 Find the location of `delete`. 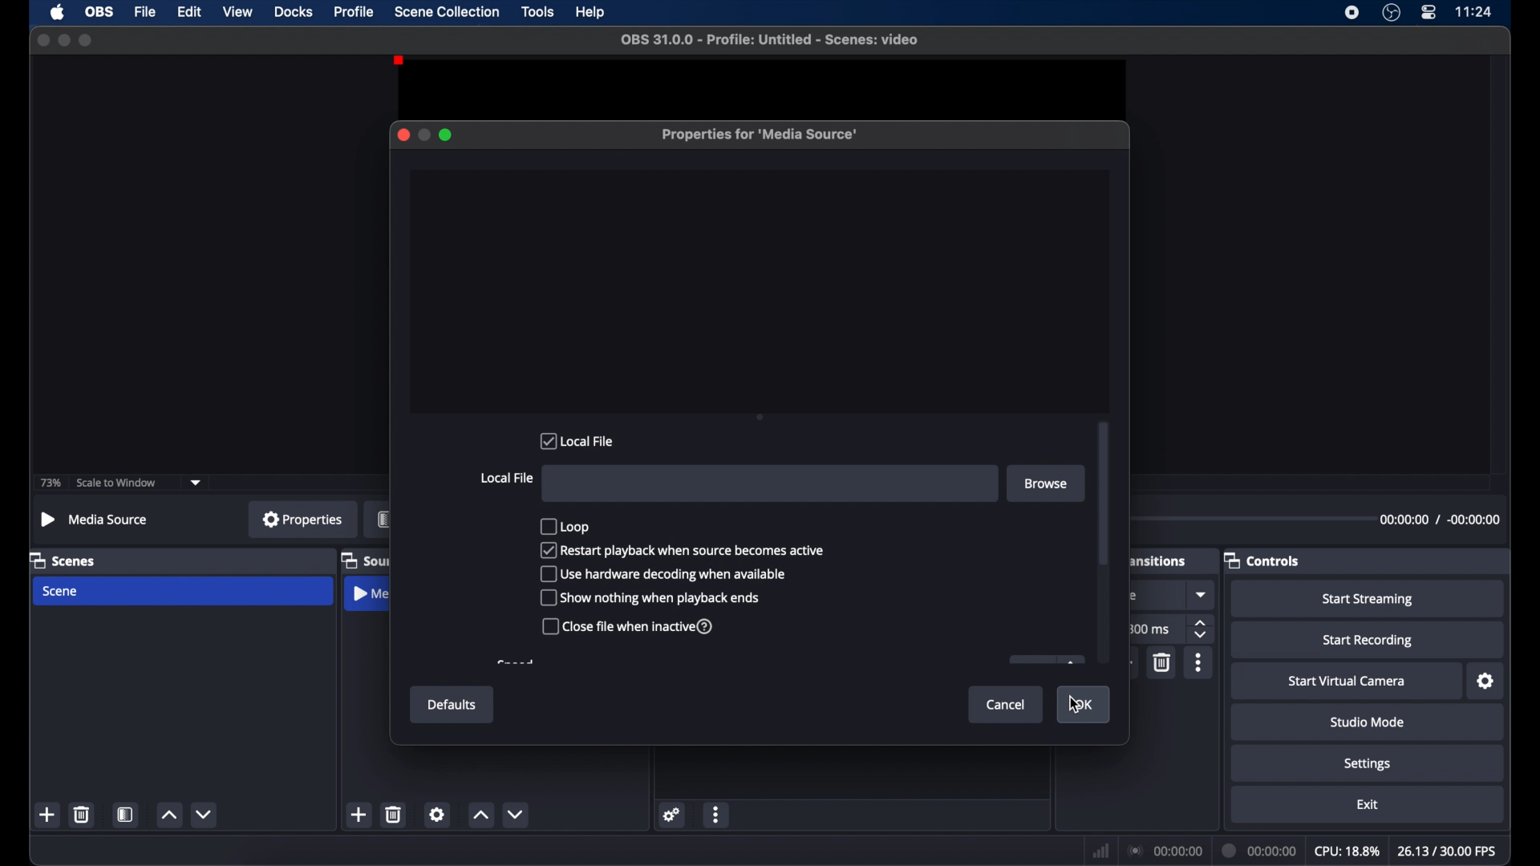

delete is located at coordinates (1163, 663).